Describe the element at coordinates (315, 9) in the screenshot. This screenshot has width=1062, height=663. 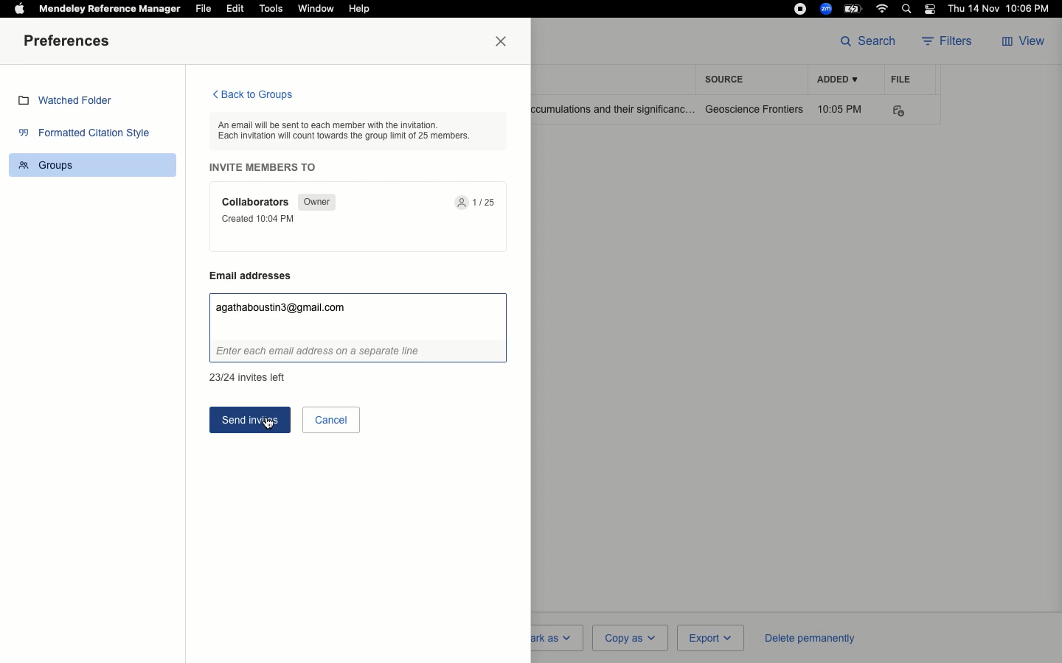
I see `Window` at that location.